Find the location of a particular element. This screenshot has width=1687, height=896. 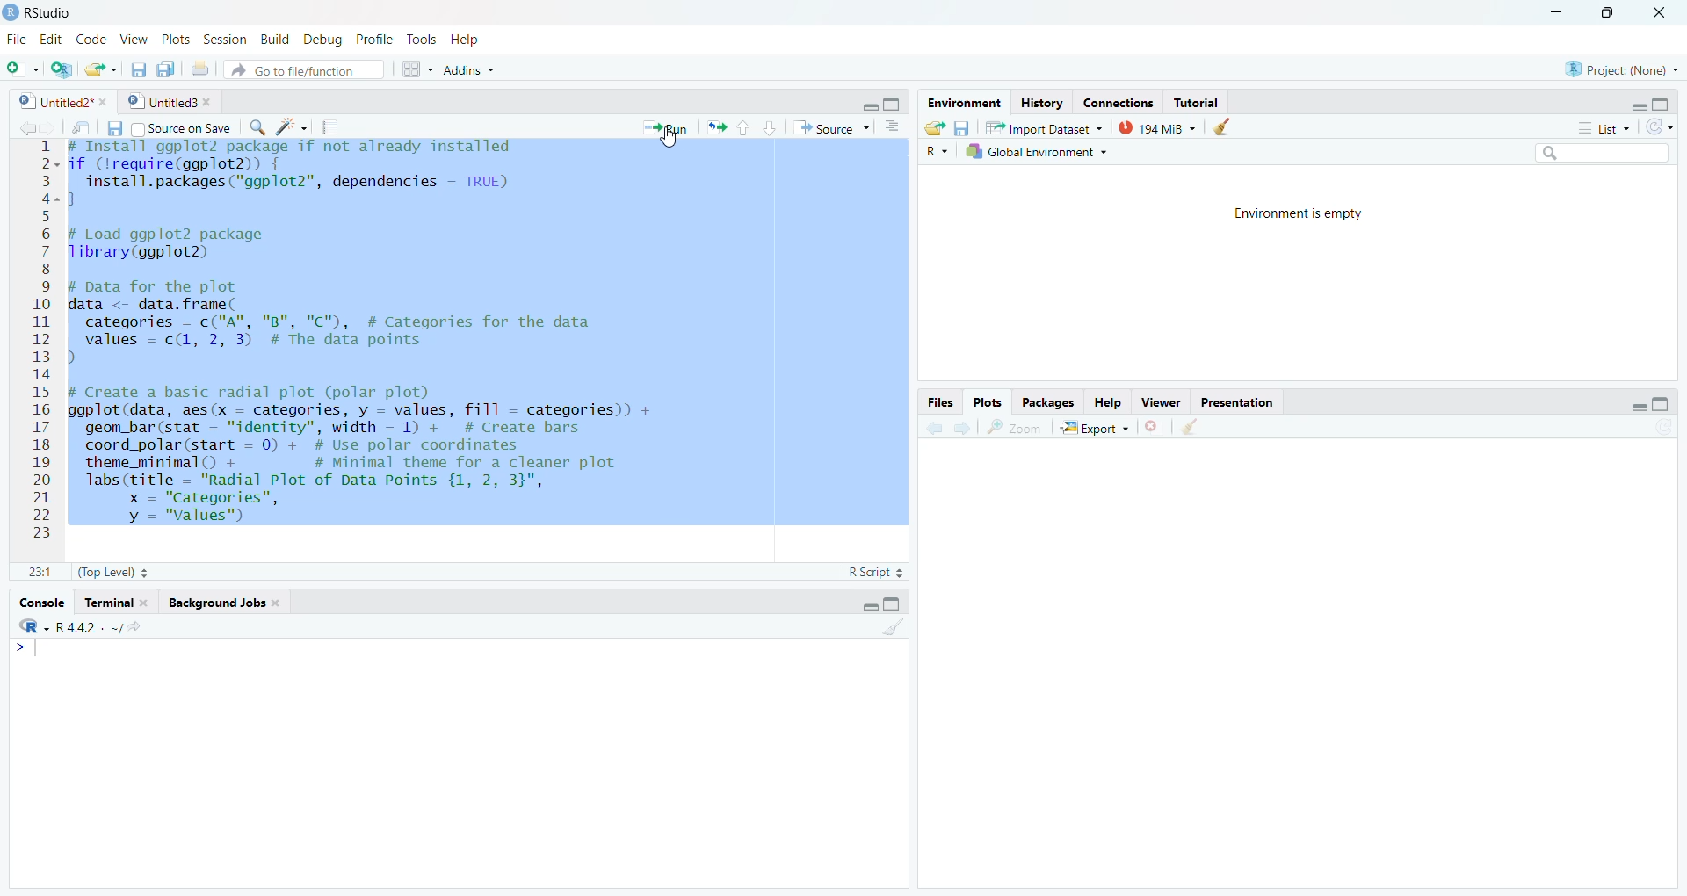

Minimize is located at coordinates (1638, 408).